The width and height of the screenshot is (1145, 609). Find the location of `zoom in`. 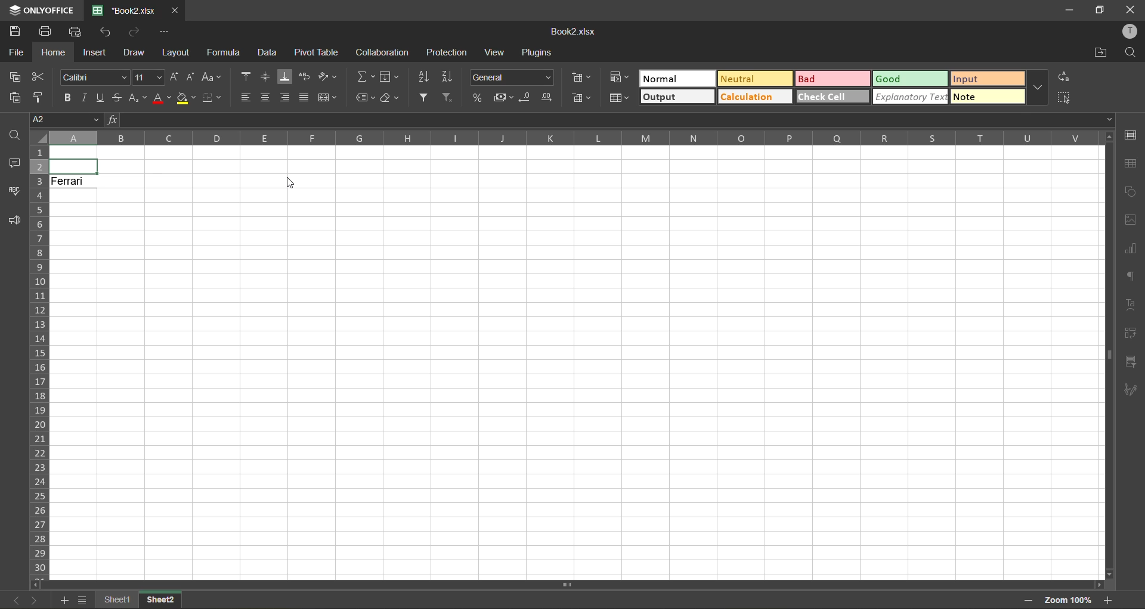

zoom in is located at coordinates (1110, 600).